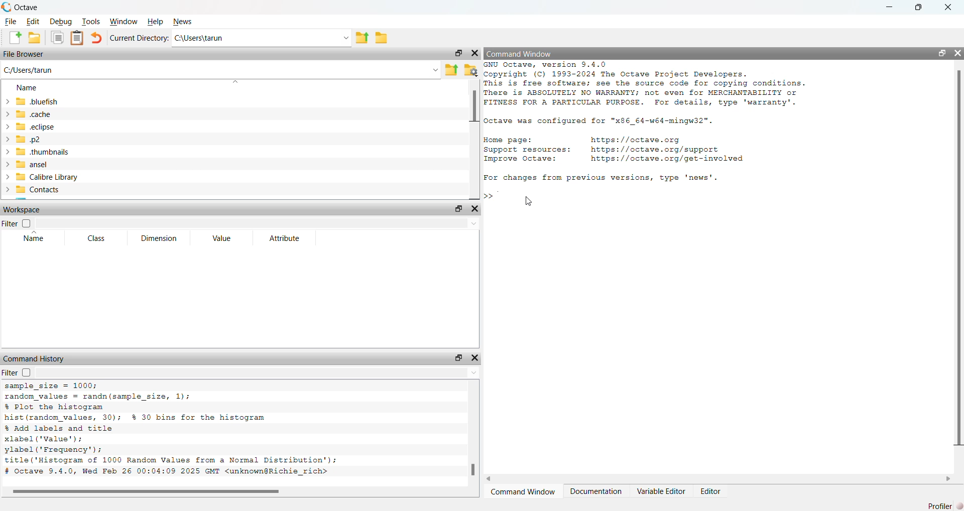 This screenshot has height=511, width=964. I want to click on https://octave.org/get-involved, so click(666, 159).